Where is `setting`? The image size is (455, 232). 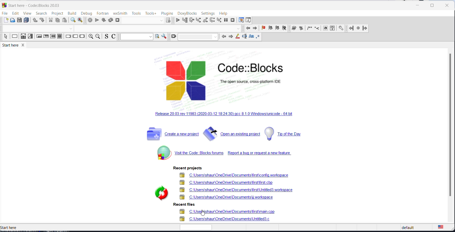 setting is located at coordinates (341, 29).